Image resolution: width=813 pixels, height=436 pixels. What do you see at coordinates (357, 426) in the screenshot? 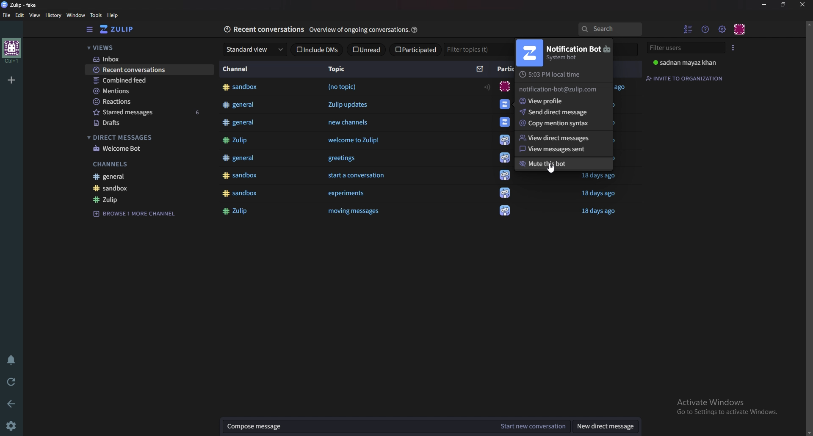
I see `Compose message` at bounding box center [357, 426].